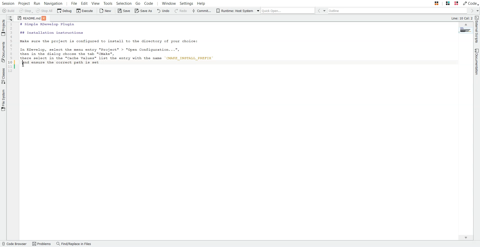 The width and height of the screenshot is (480, 247). What do you see at coordinates (23, 66) in the screenshot?
I see `Pointer` at bounding box center [23, 66].